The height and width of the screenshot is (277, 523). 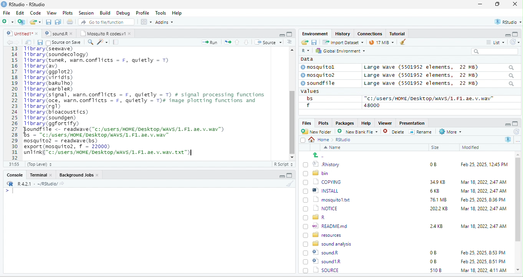 What do you see at coordinates (228, 41) in the screenshot?
I see `open` at bounding box center [228, 41].